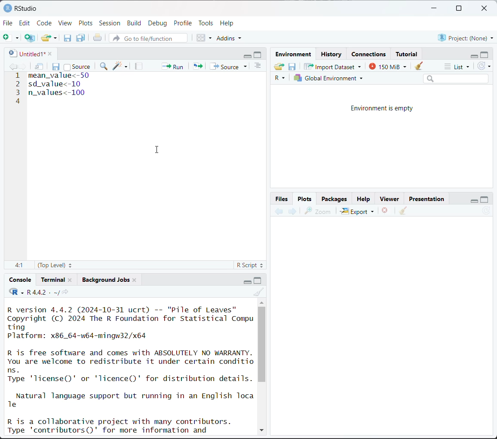 Image resolution: width=497 pixels, height=439 pixels. I want to click on code, so click(16, 292).